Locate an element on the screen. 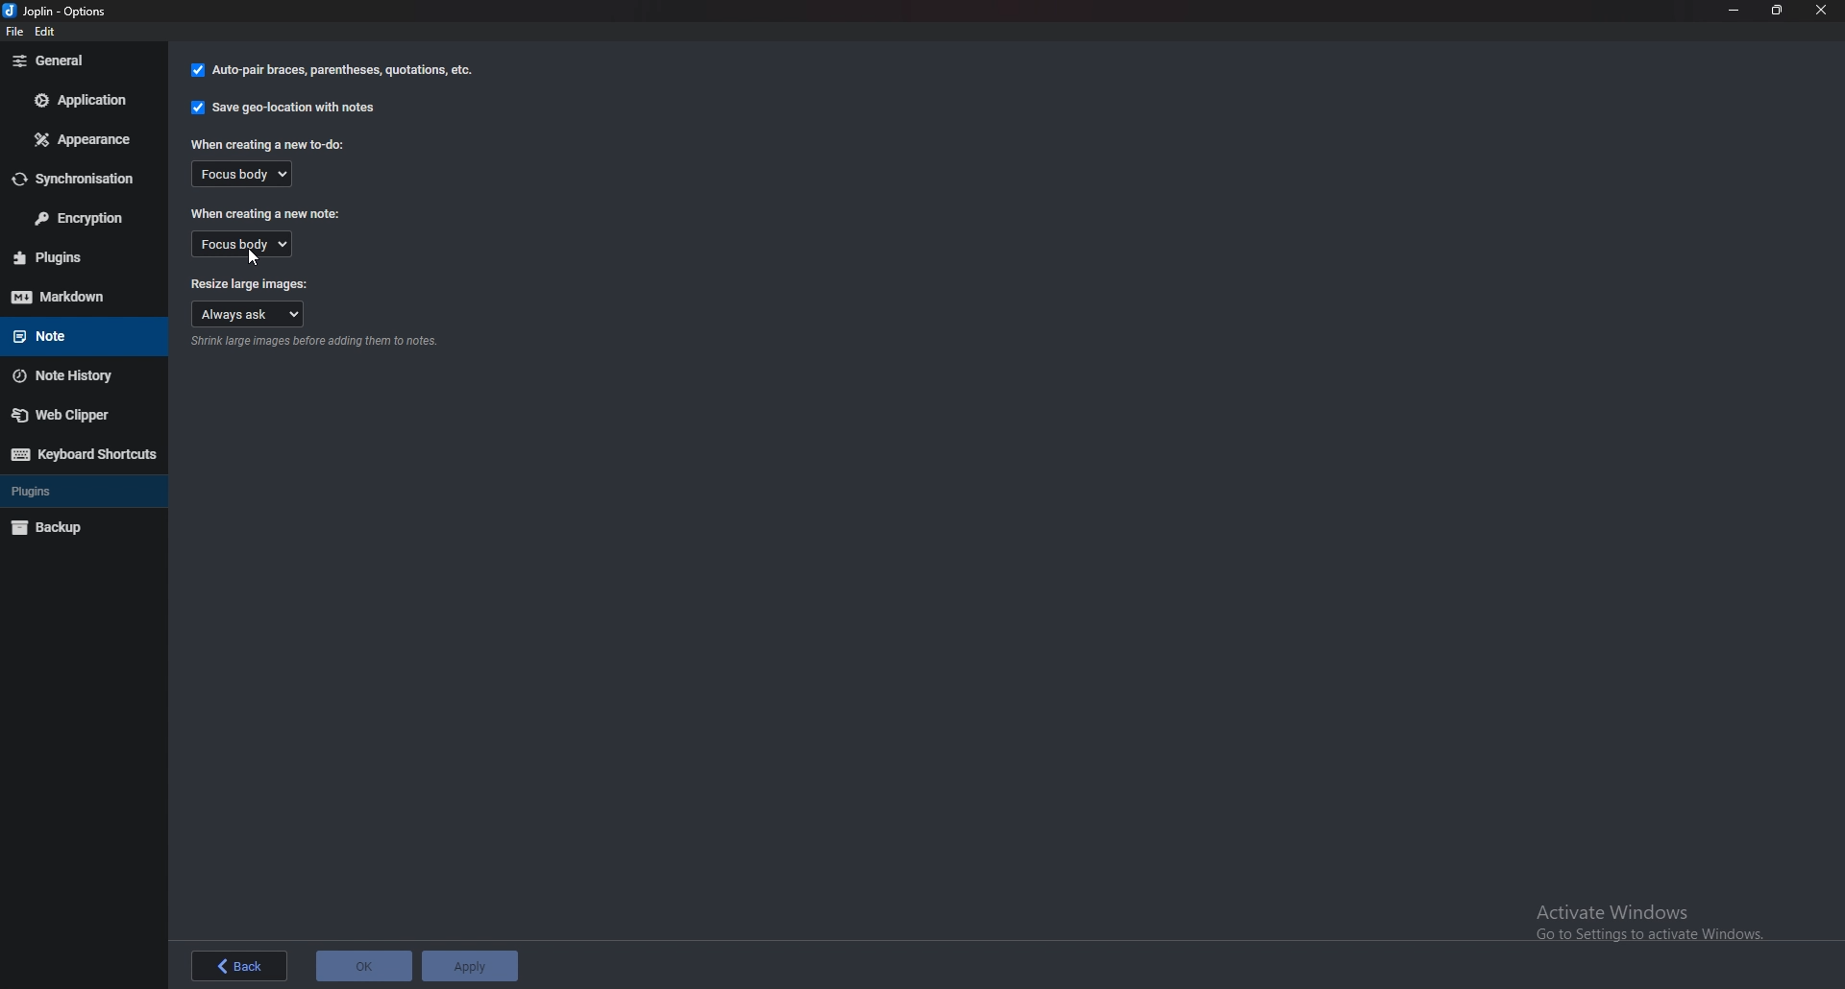 This screenshot has width=1845, height=989. Plugins is located at coordinates (68, 492).